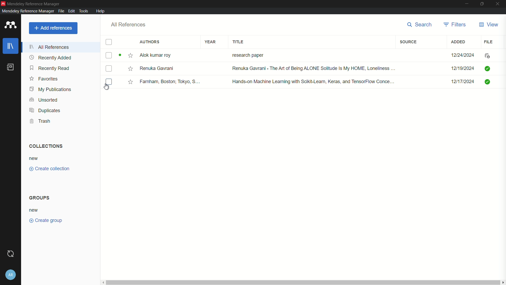  Describe the element at coordinates (489, 55) in the screenshot. I see `File` at that location.